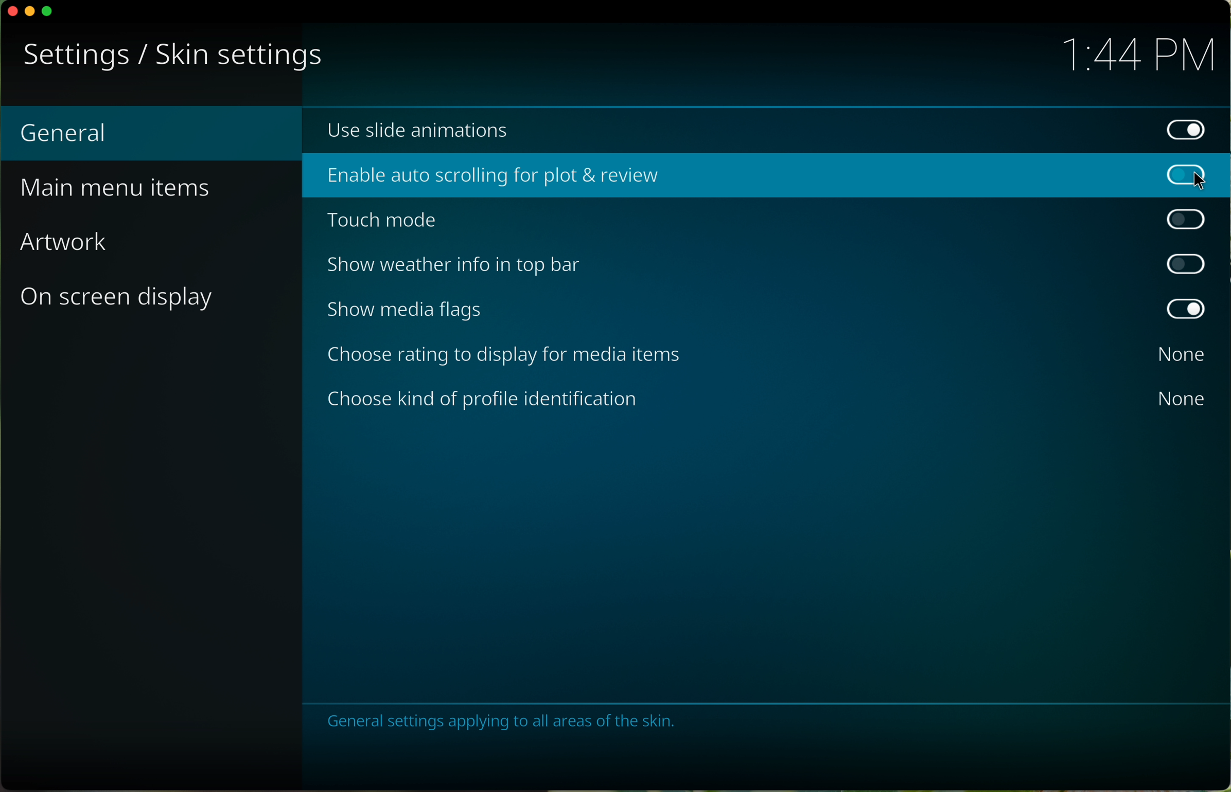  I want to click on skin settings, so click(232, 58).